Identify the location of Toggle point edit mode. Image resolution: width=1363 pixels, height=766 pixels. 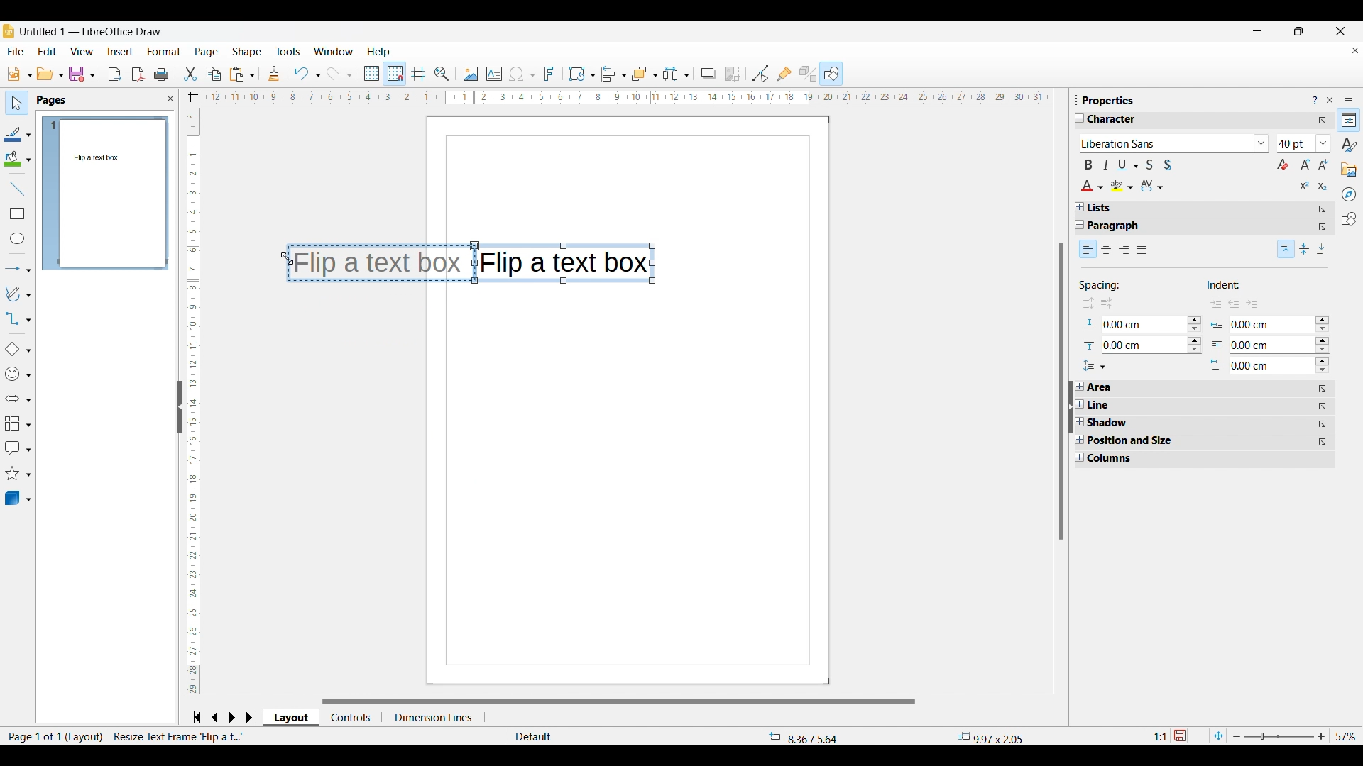
(760, 74).